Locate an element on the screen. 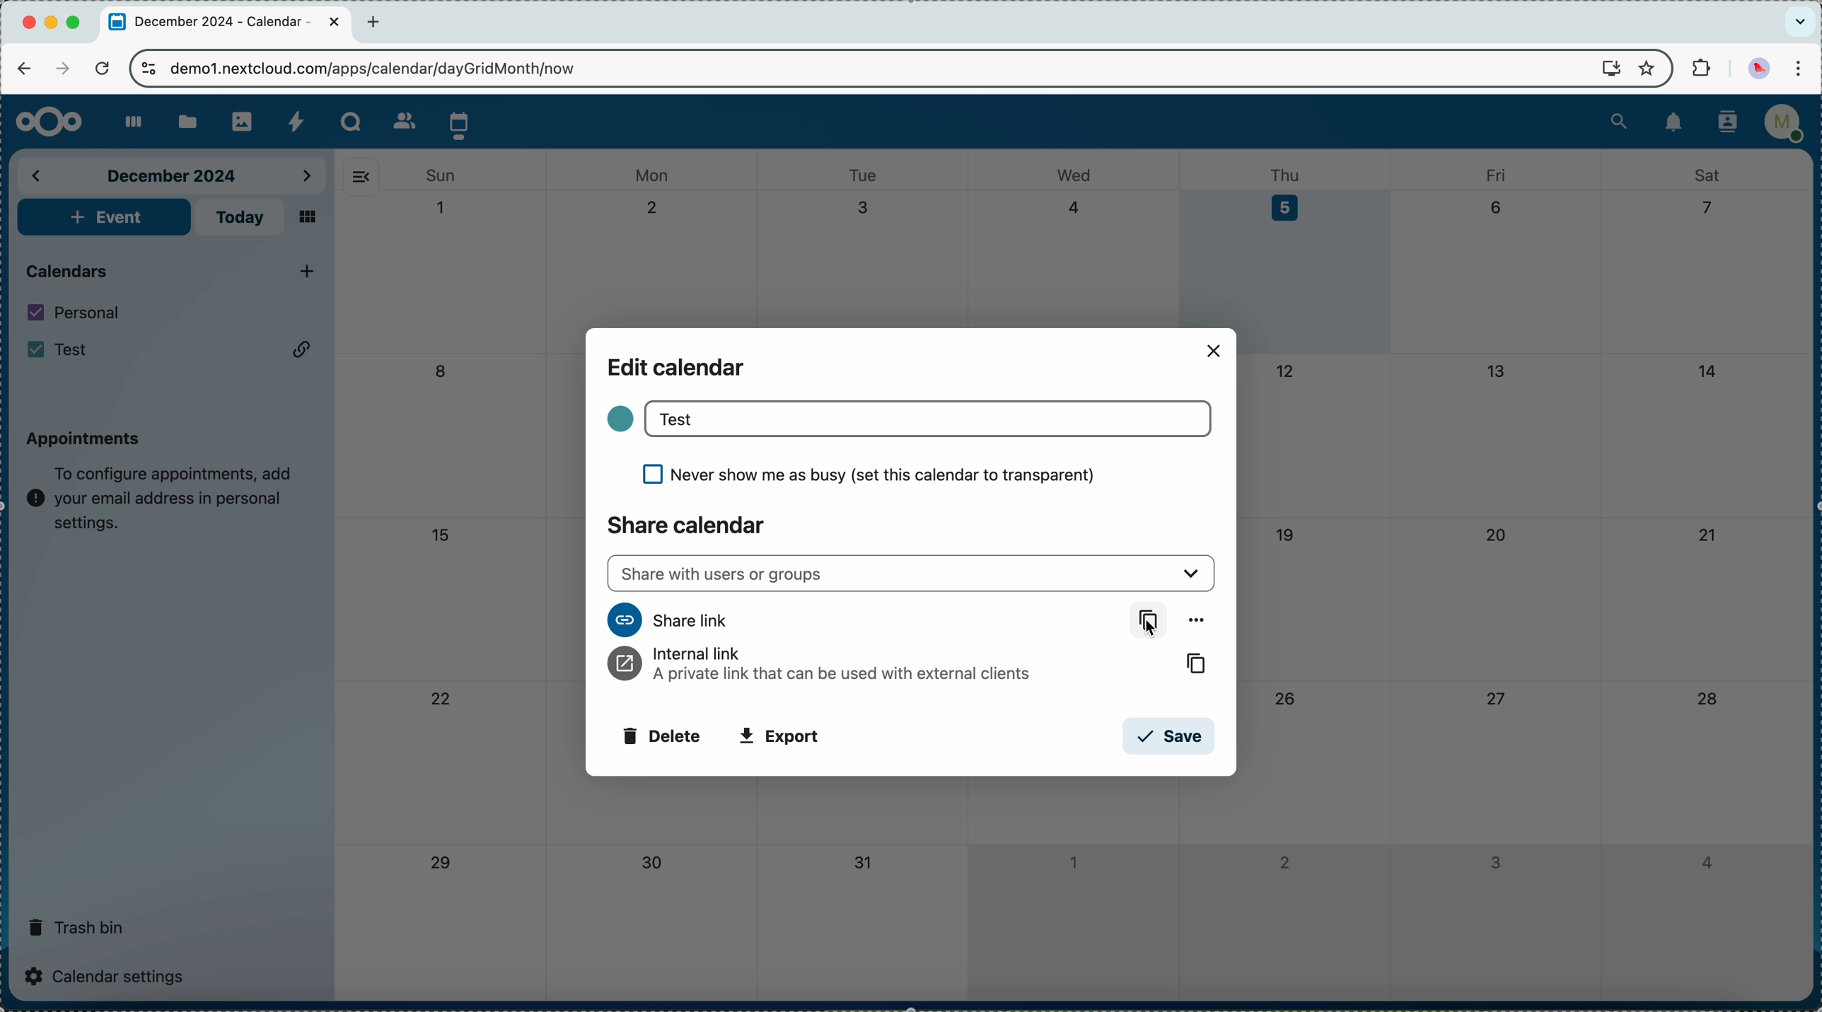  contacts is located at coordinates (1723, 124).